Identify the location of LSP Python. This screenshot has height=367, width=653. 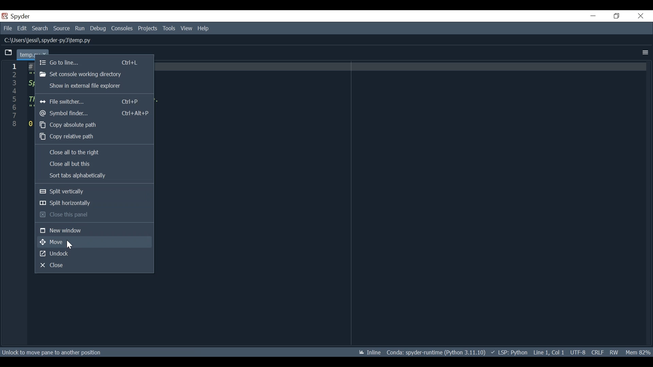
(511, 353).